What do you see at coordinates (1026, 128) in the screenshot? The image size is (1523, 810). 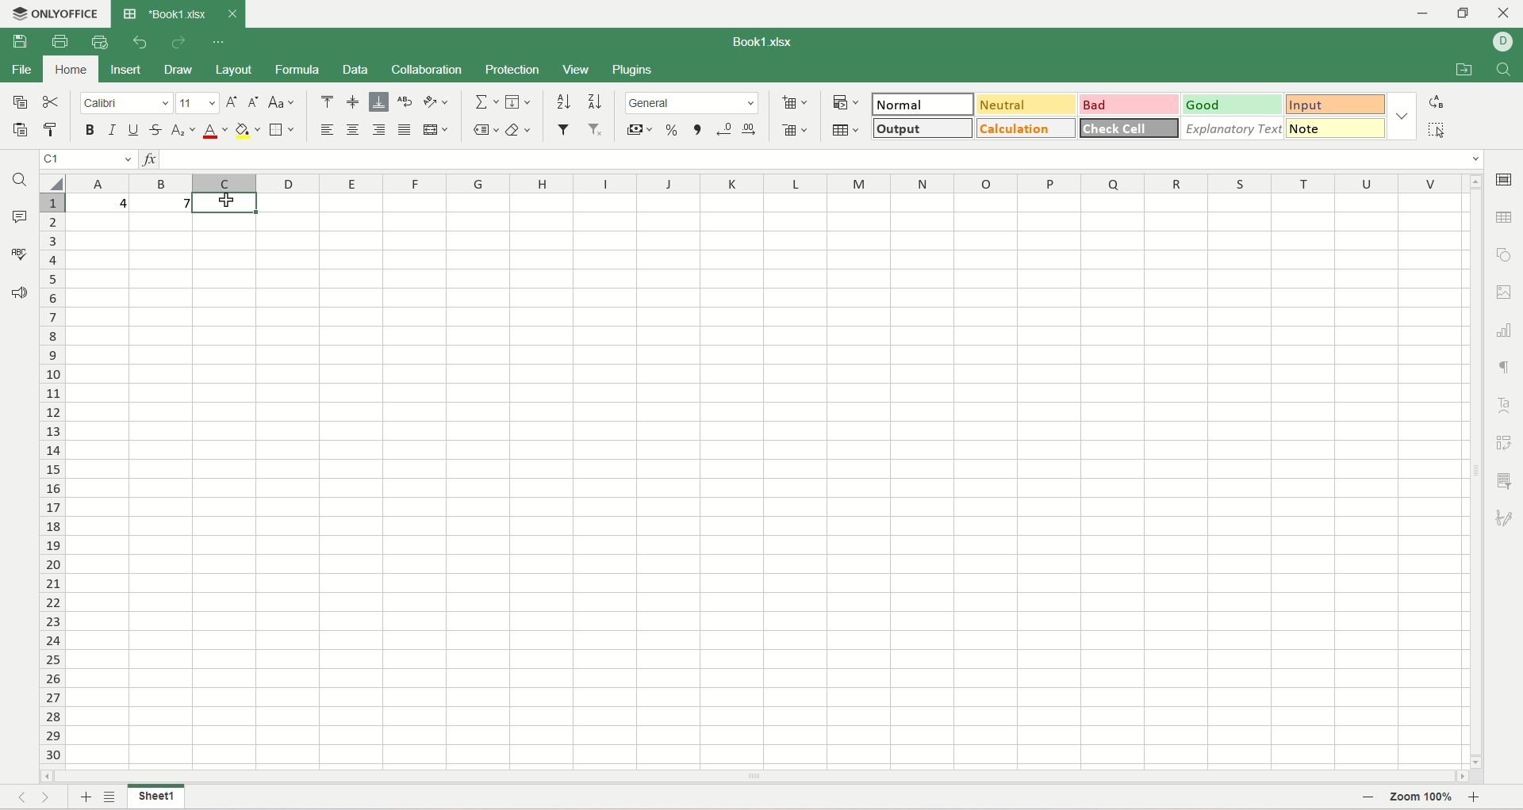 I see `calculation` at bounding box center [1026, 128].